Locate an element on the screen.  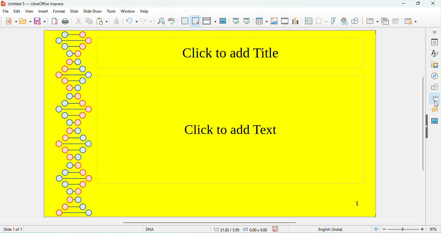
new slide is located at coordinates (371, 22).